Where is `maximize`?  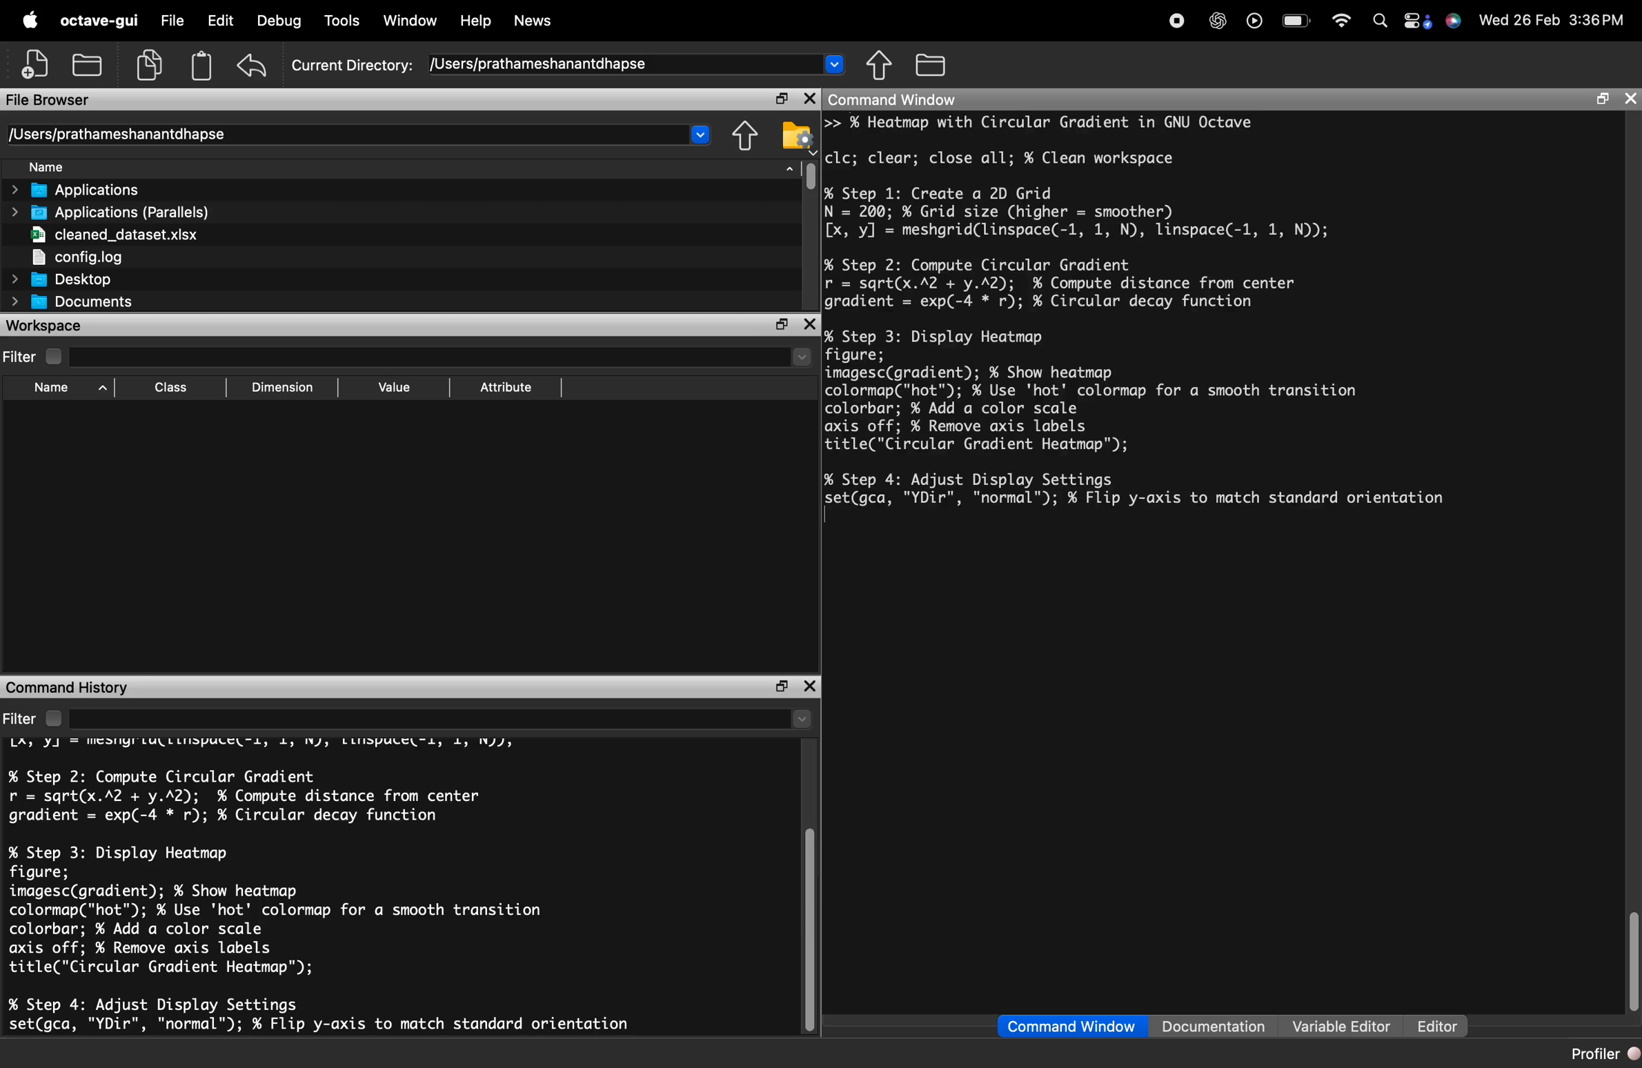 maximize is located at coordinates (781, 99).